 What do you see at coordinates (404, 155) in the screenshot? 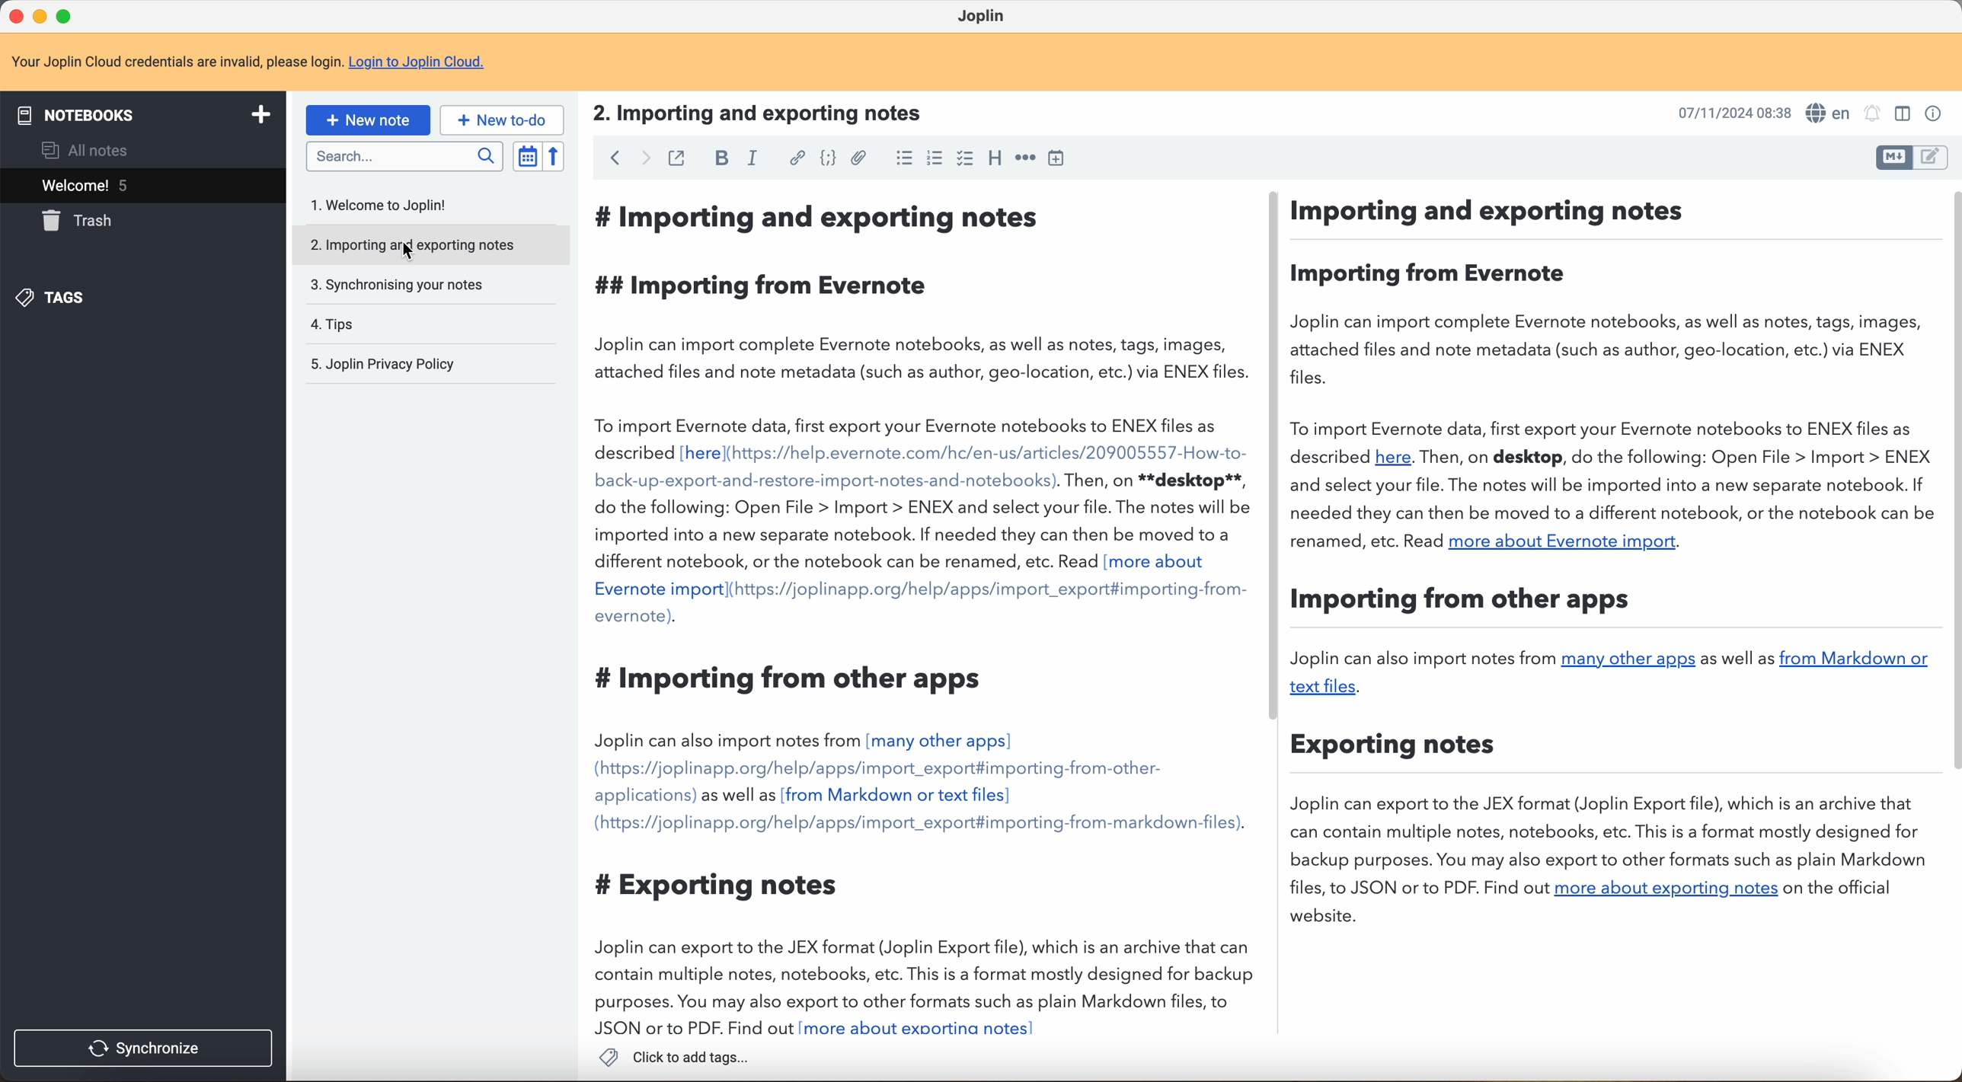
I see `search bar` at bounding box center [404, 155].